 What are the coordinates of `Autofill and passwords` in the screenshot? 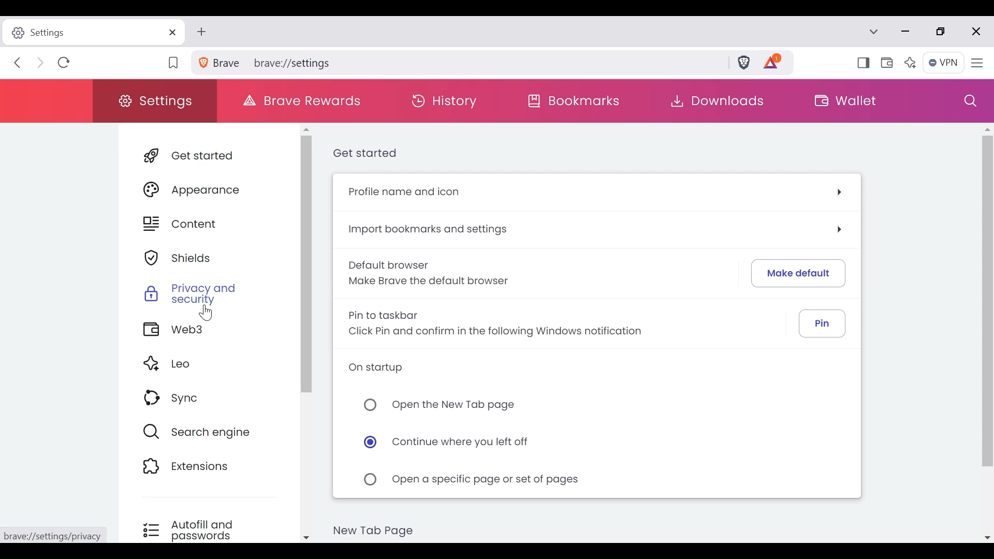 It's located at (201, 529).